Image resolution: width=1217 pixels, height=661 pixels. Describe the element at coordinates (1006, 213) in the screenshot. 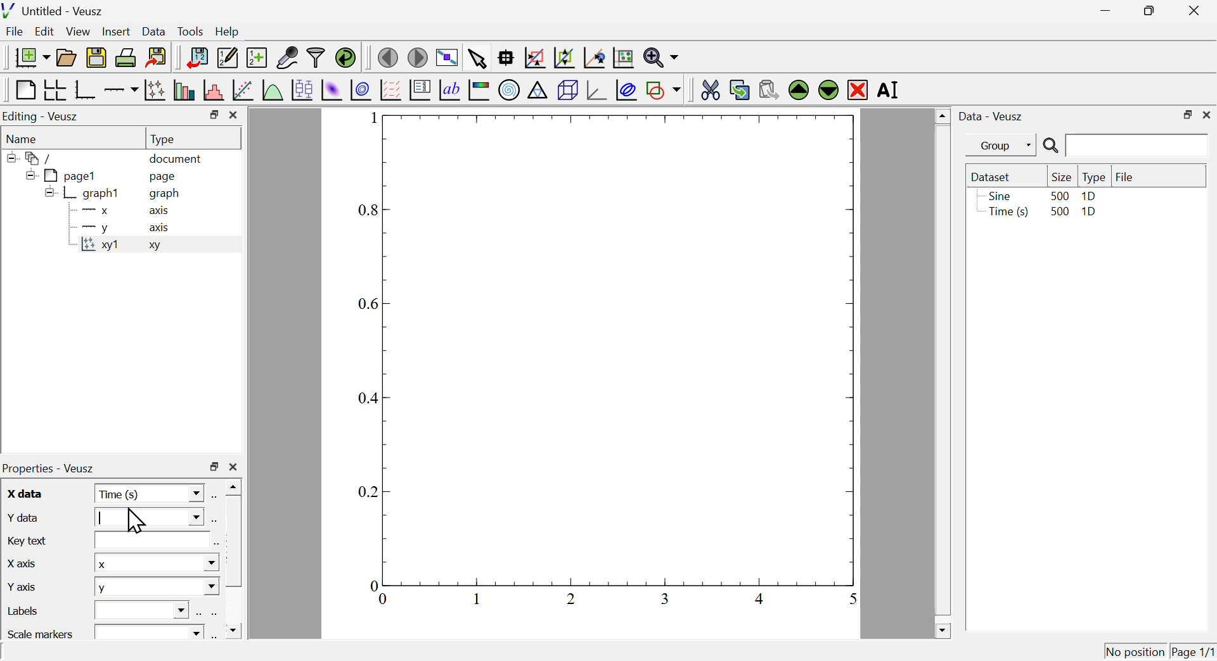

I see `time(s)` at that location.